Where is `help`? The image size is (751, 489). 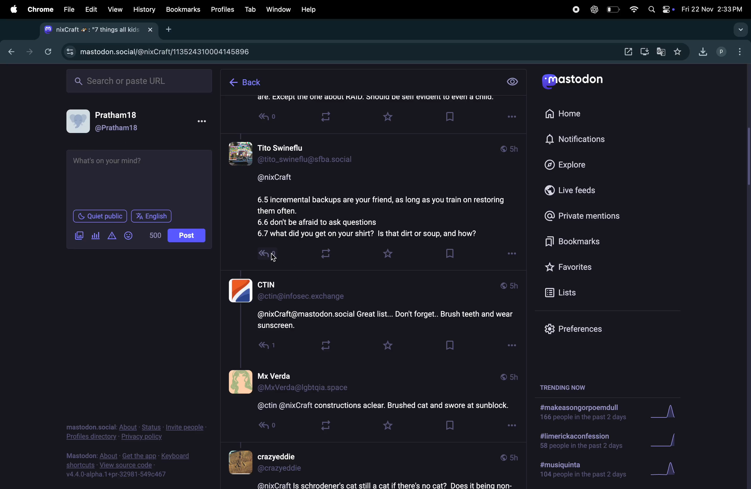 help is located at coordinates (310, 9).